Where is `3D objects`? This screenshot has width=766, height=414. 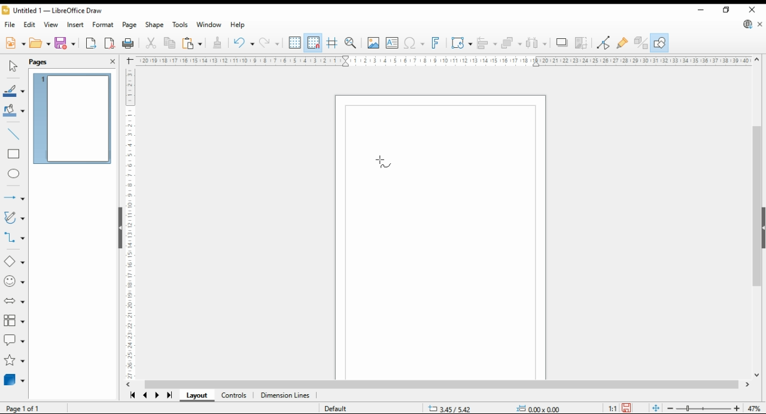
3D objects is located at coordinates (13, 380).